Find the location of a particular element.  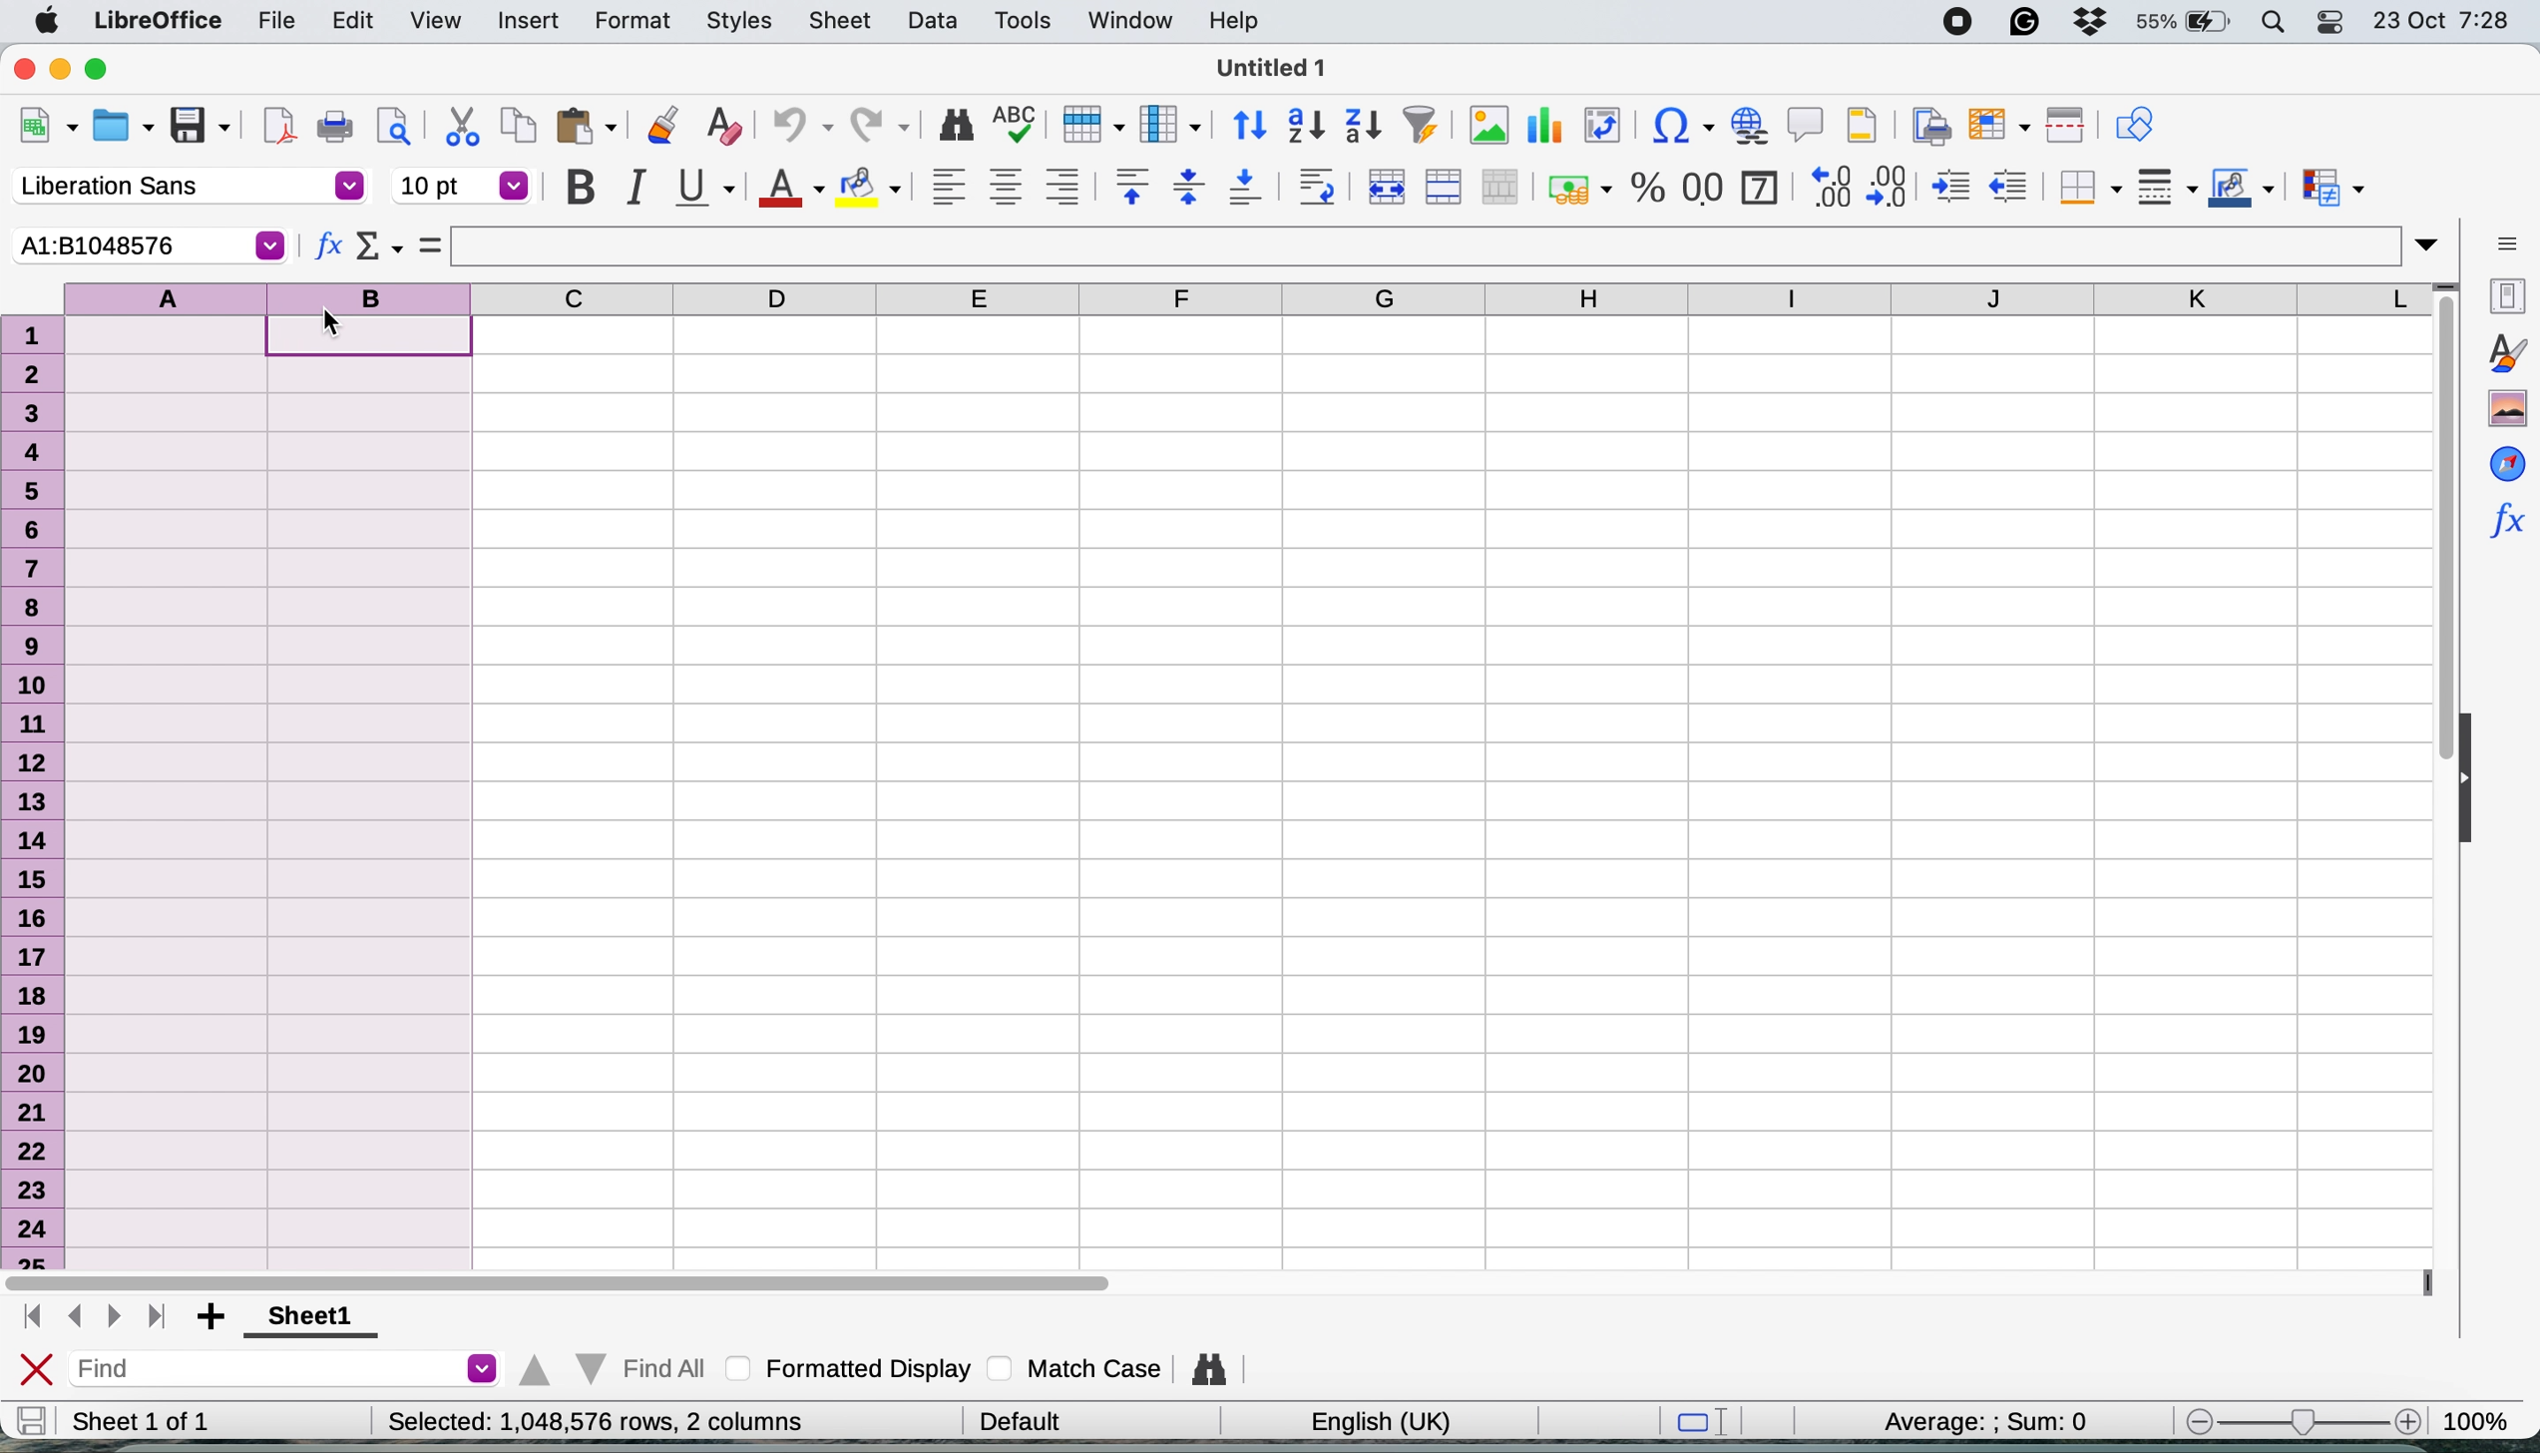

screen recorder is located at coordinates (1949, 21).